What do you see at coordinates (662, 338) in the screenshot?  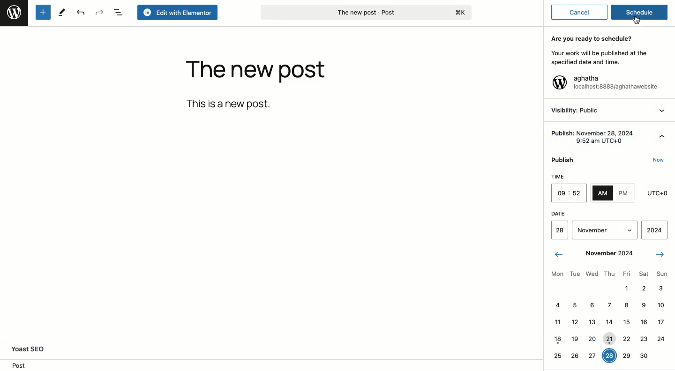 I see `24` at bounding box center [662, 338].